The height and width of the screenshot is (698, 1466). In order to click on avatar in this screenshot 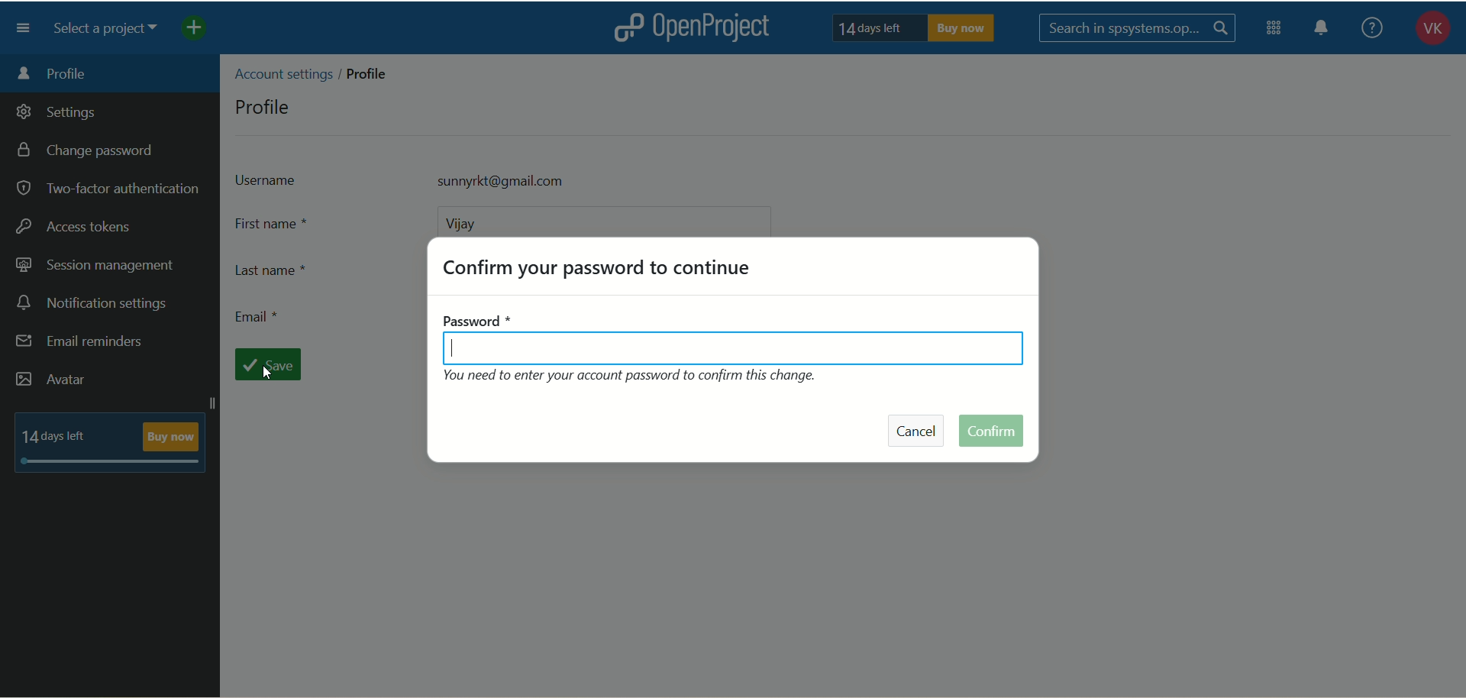, I will do `click(52, 380)`.